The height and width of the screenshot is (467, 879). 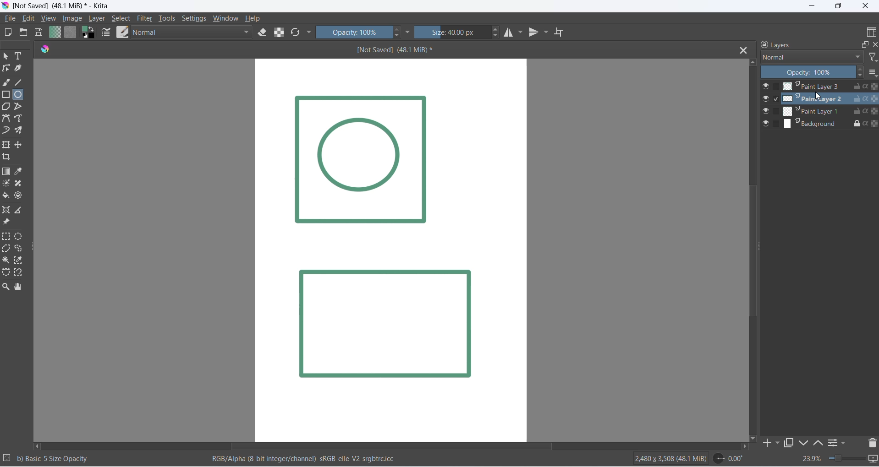 What do you see at coordinates (472, 447) in the screenshot?
I see `scrollbar` at bounding box center [472, 447].